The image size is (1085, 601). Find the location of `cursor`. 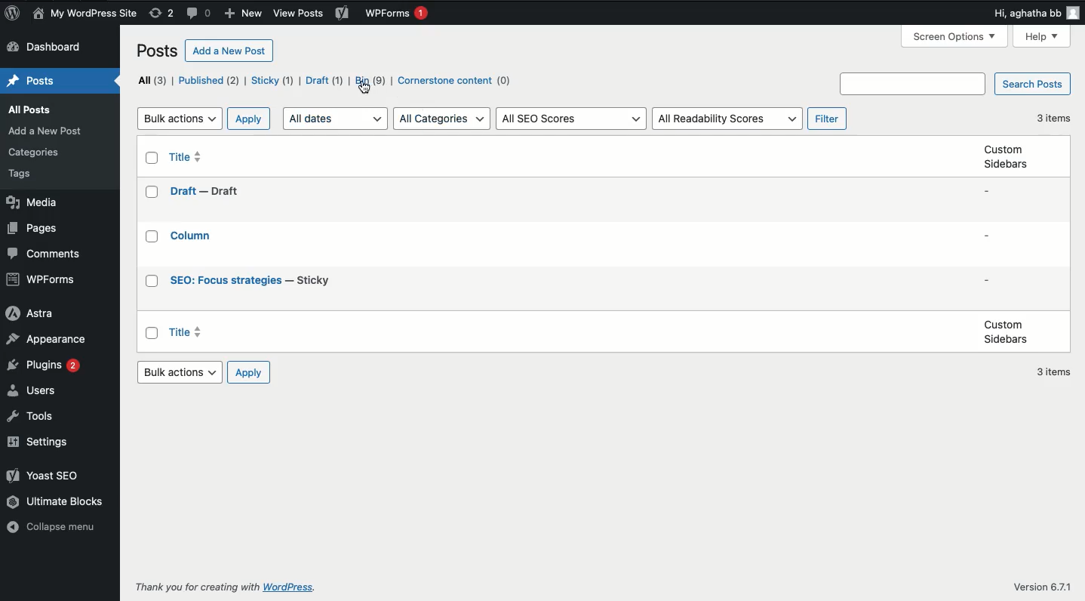

cursor is located at coordinates (367, 87).